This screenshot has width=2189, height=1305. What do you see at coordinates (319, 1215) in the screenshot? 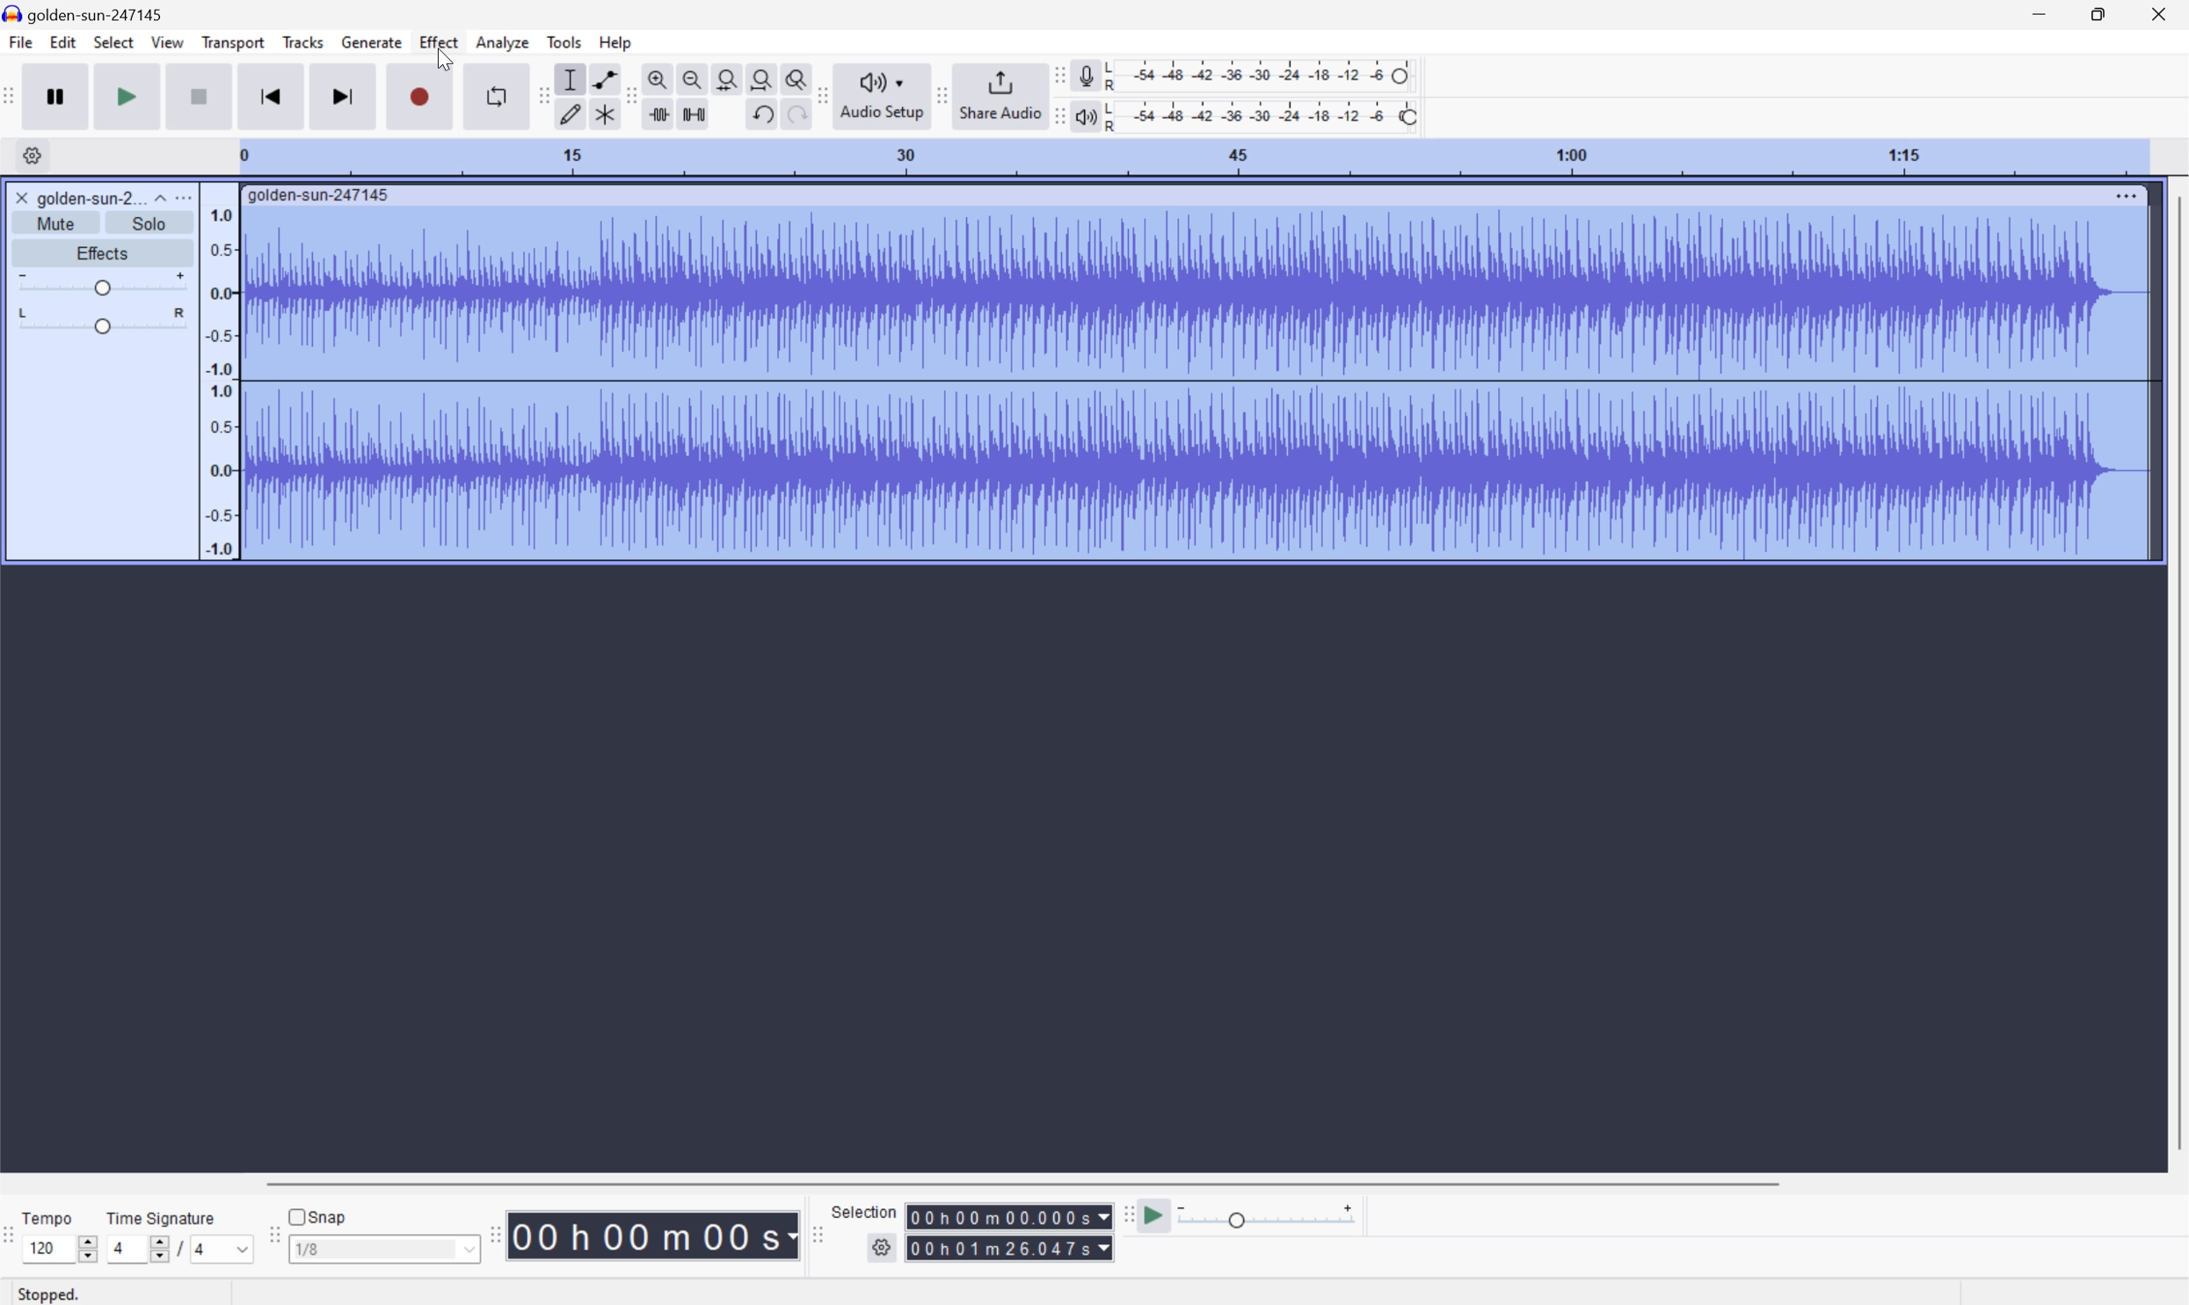
I see `Snap` at bounding box center [319, 1215].